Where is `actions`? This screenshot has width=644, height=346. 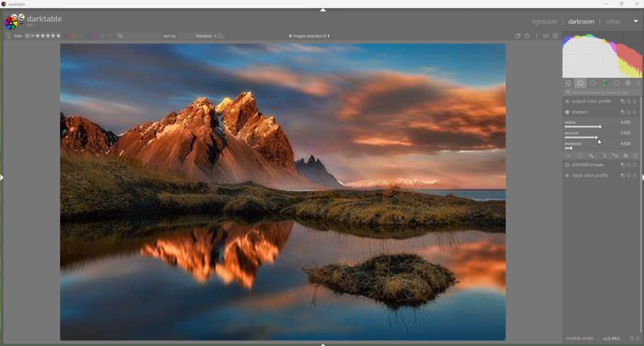
actions is located at coordinates (635, 338).